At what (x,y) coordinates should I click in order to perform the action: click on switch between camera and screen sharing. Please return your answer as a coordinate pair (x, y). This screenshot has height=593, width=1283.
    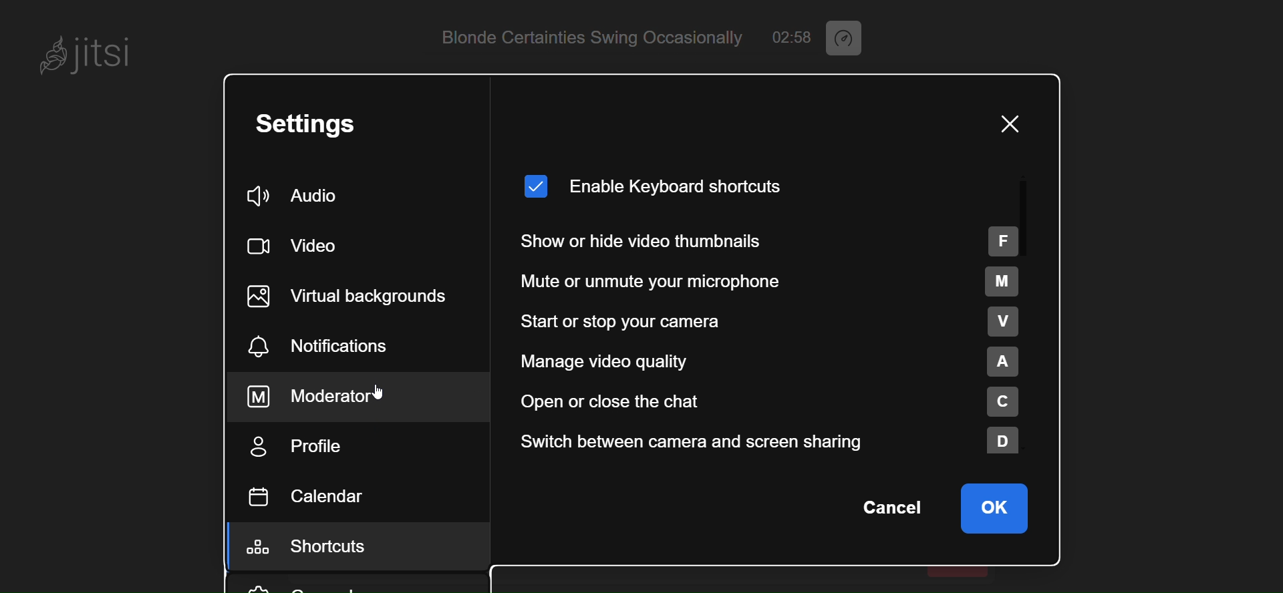
    Looking at the image, I should click on (771, 442).